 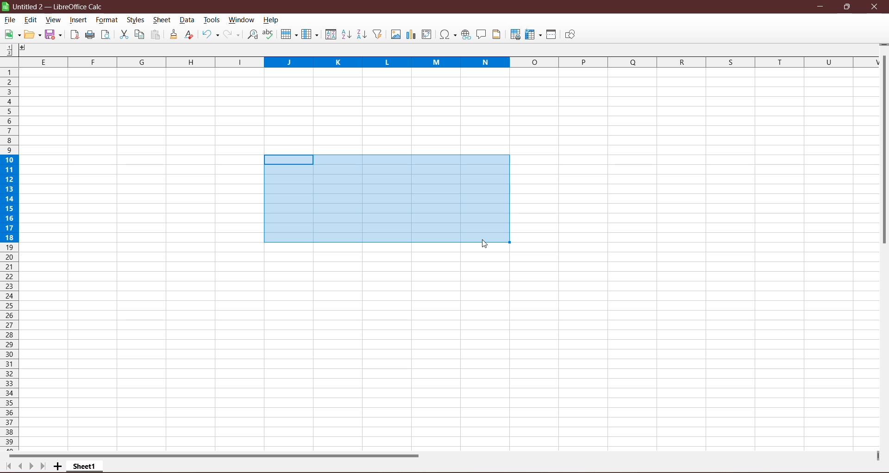 What do you see at coordinates (220, 455) in the screenshot?
I see `Horizontal Scroll Bar` at bounding box center [220, 455].